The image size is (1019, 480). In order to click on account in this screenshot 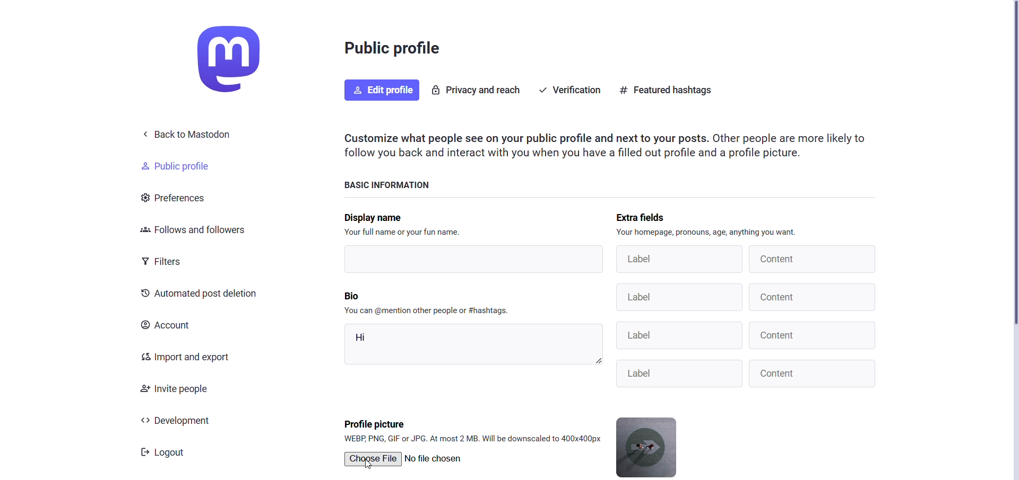, I will do `click(163, 325)`.